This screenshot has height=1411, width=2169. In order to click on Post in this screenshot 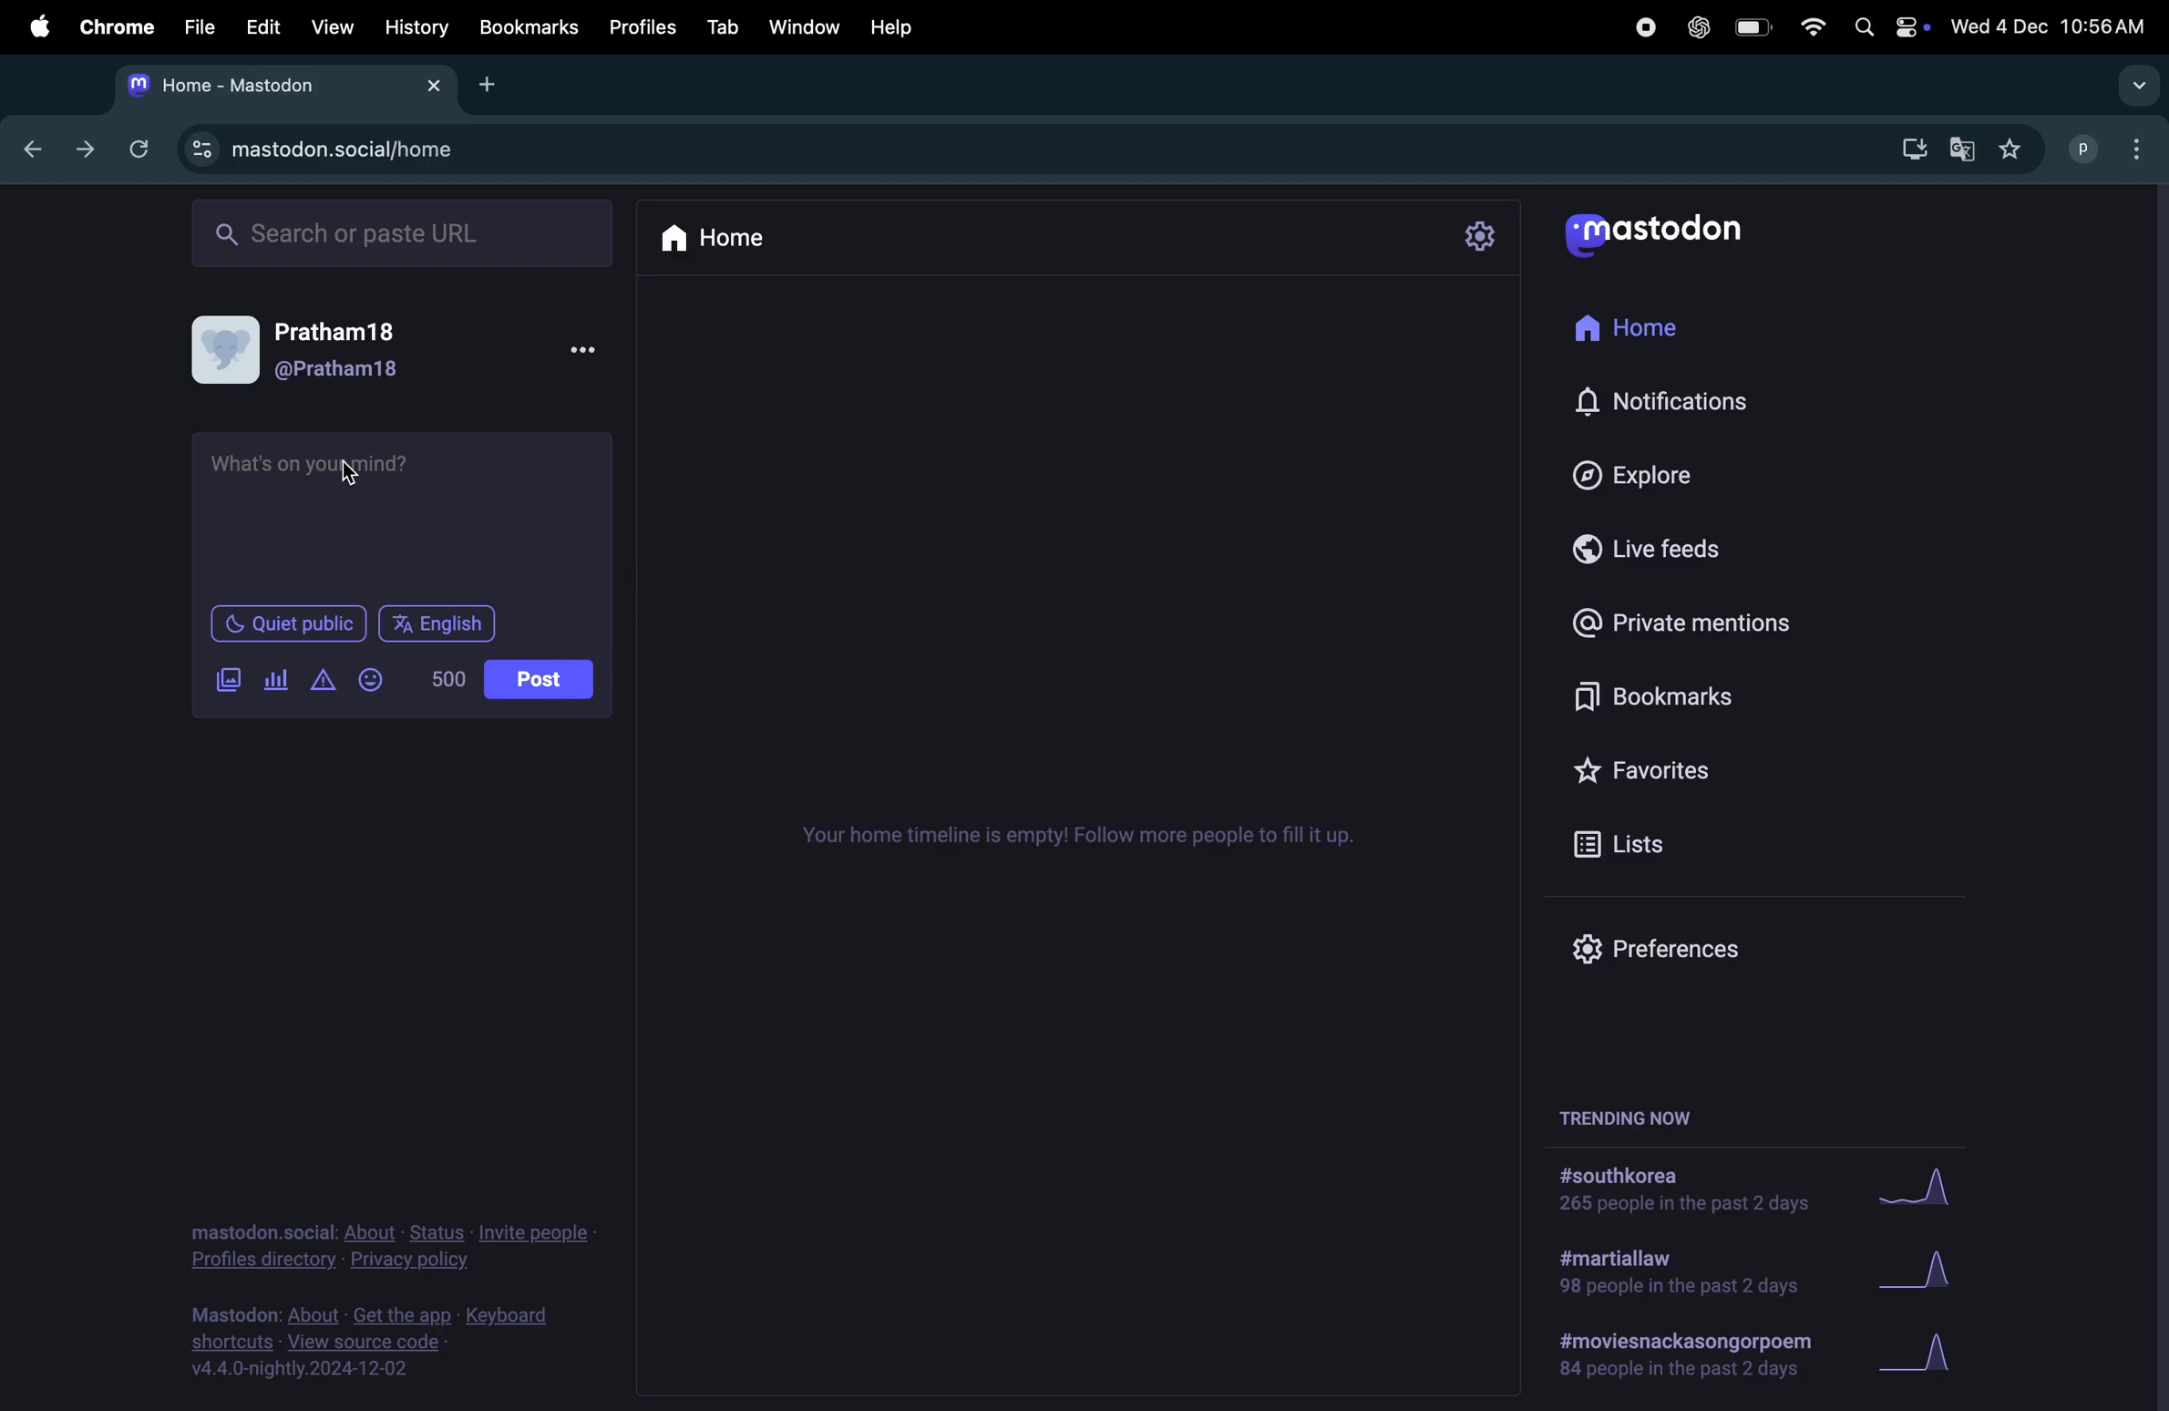, I will do `click(540, 676)`.